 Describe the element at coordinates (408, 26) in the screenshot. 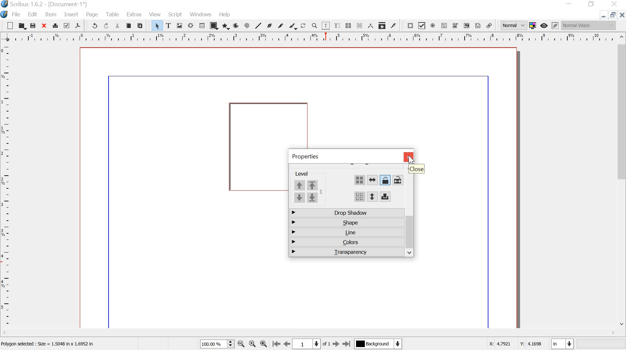

I see `pdf push button` at that location.